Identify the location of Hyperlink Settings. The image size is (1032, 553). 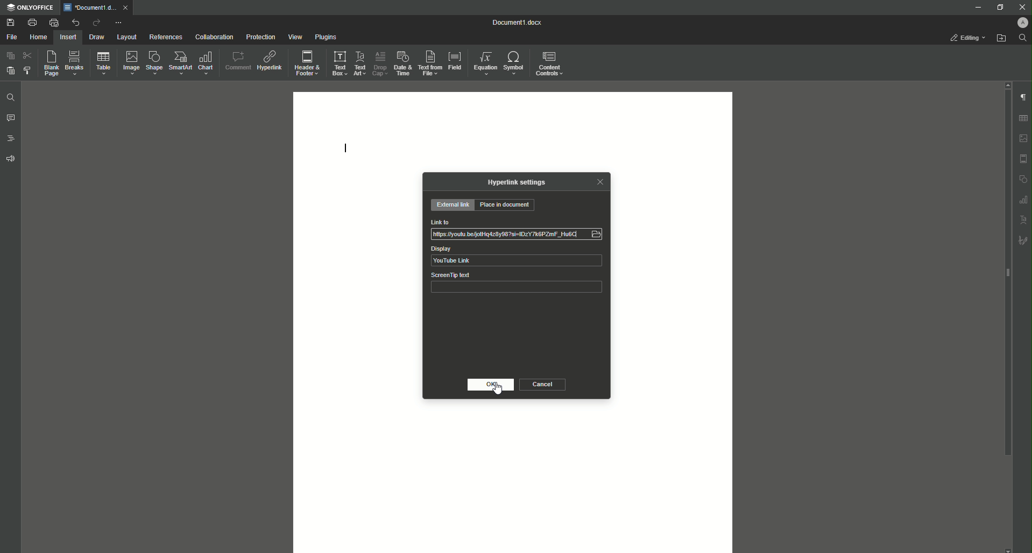
(514, 185).